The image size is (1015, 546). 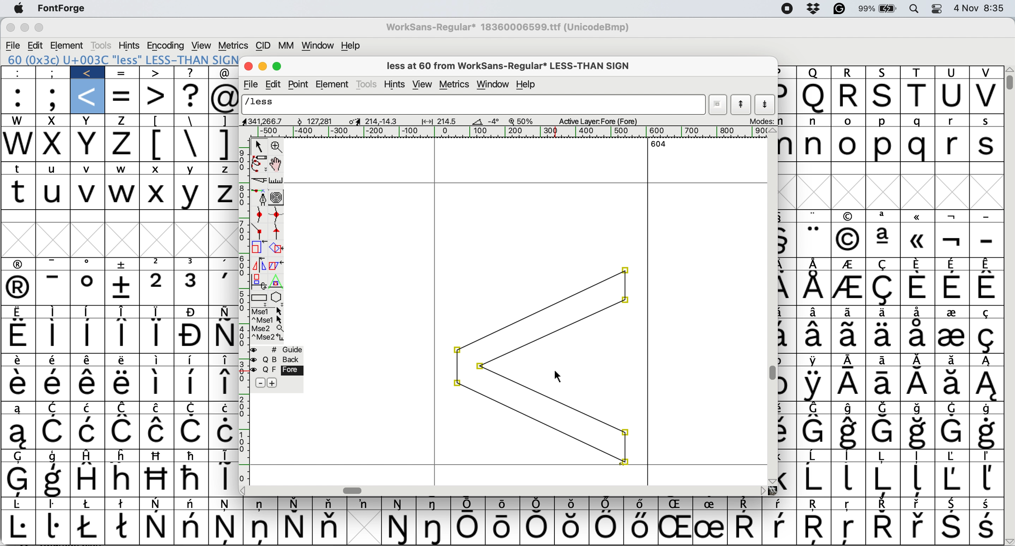 I want to click on Symbol, so click(x=987, y=361).